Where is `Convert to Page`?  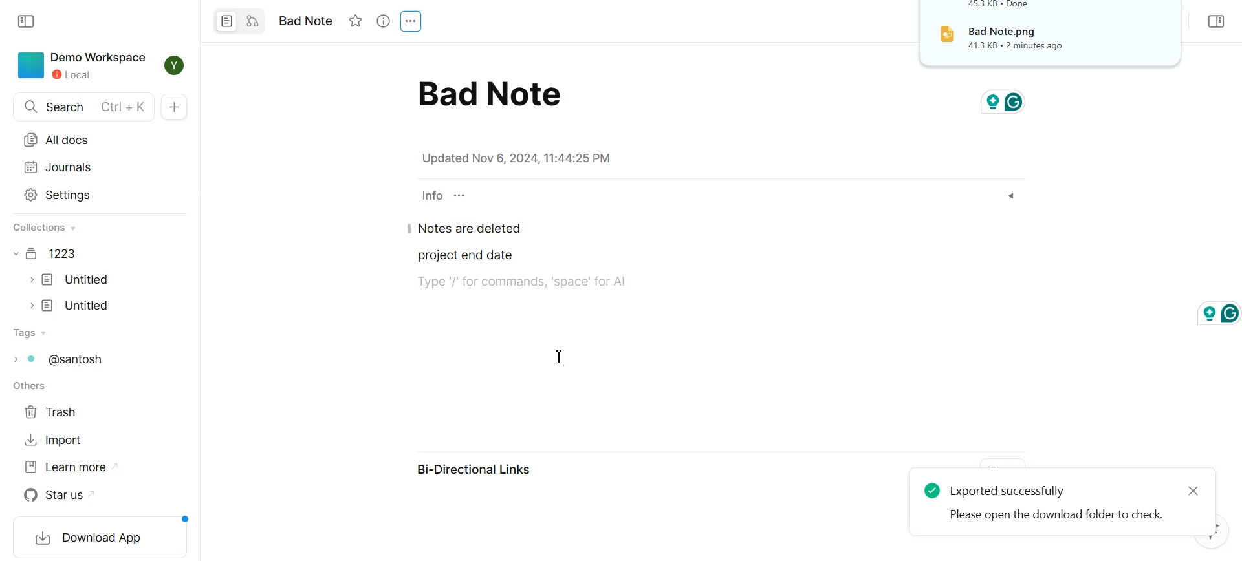
Convert to Page is located at coordinates (224, 21).